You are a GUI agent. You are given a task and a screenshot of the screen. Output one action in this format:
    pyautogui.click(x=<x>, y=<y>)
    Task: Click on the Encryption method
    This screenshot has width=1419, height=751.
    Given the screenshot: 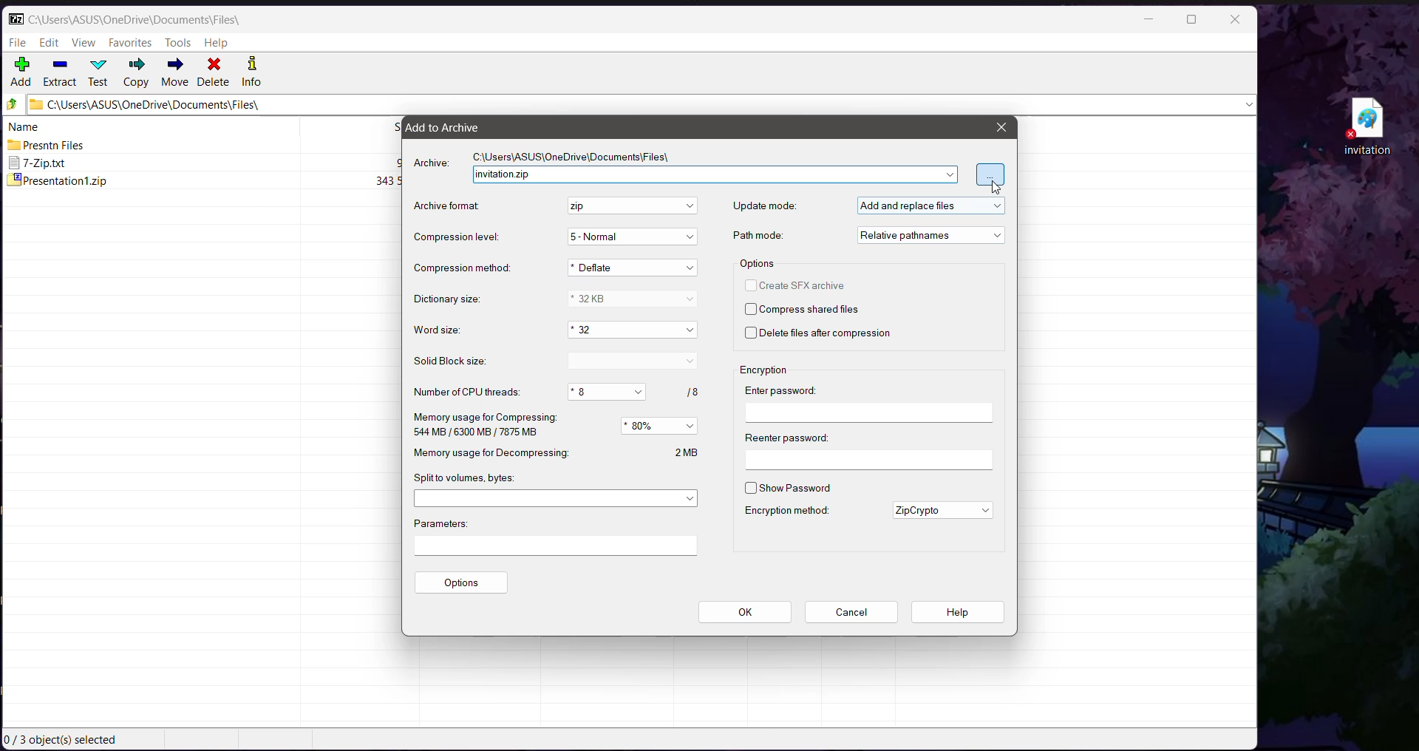 What is the action you would take?
    pyautogui.click(x=785, y=511)
    